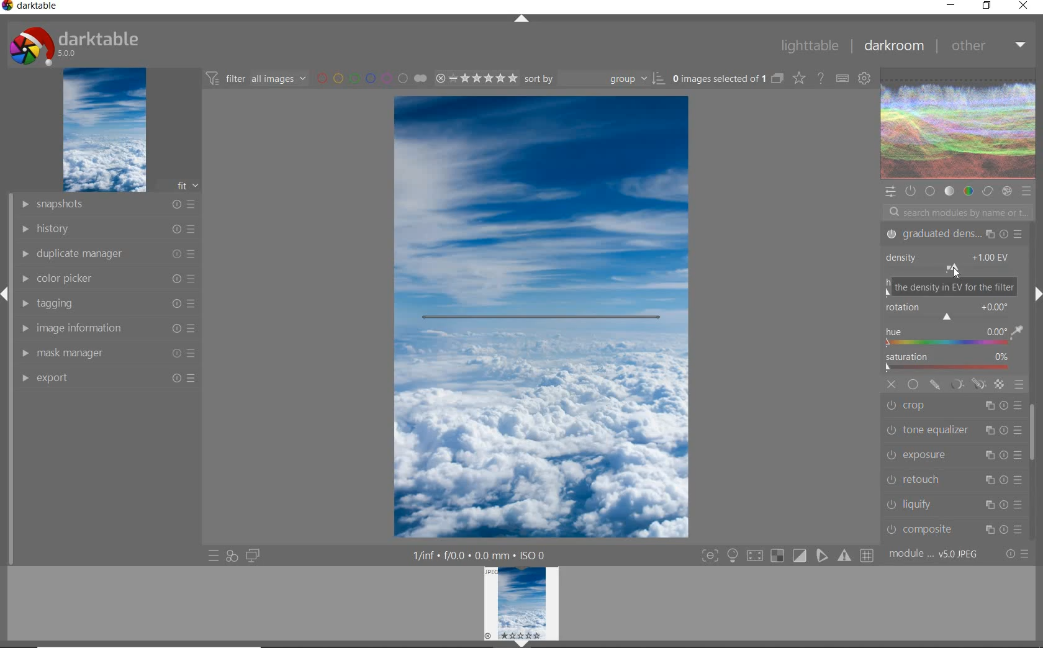 The image size is (1043, 648). What do you see at coordinates (893, 46) in the screenshot?
I see `DARKROOM` at bounding box center [893, 46].